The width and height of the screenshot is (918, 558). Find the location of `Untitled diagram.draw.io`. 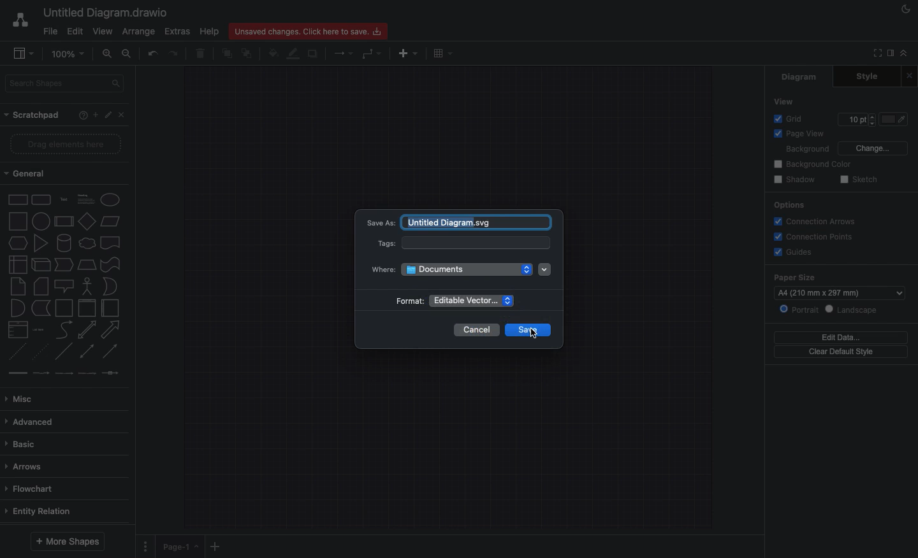

Untitled diagram.draw.io is located at coordinates (108, 13).